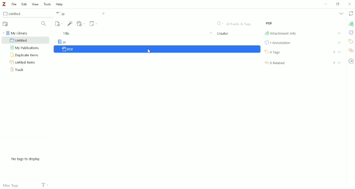 The image size is (355, 189). I want to click on Untitled, so click(27, 14).